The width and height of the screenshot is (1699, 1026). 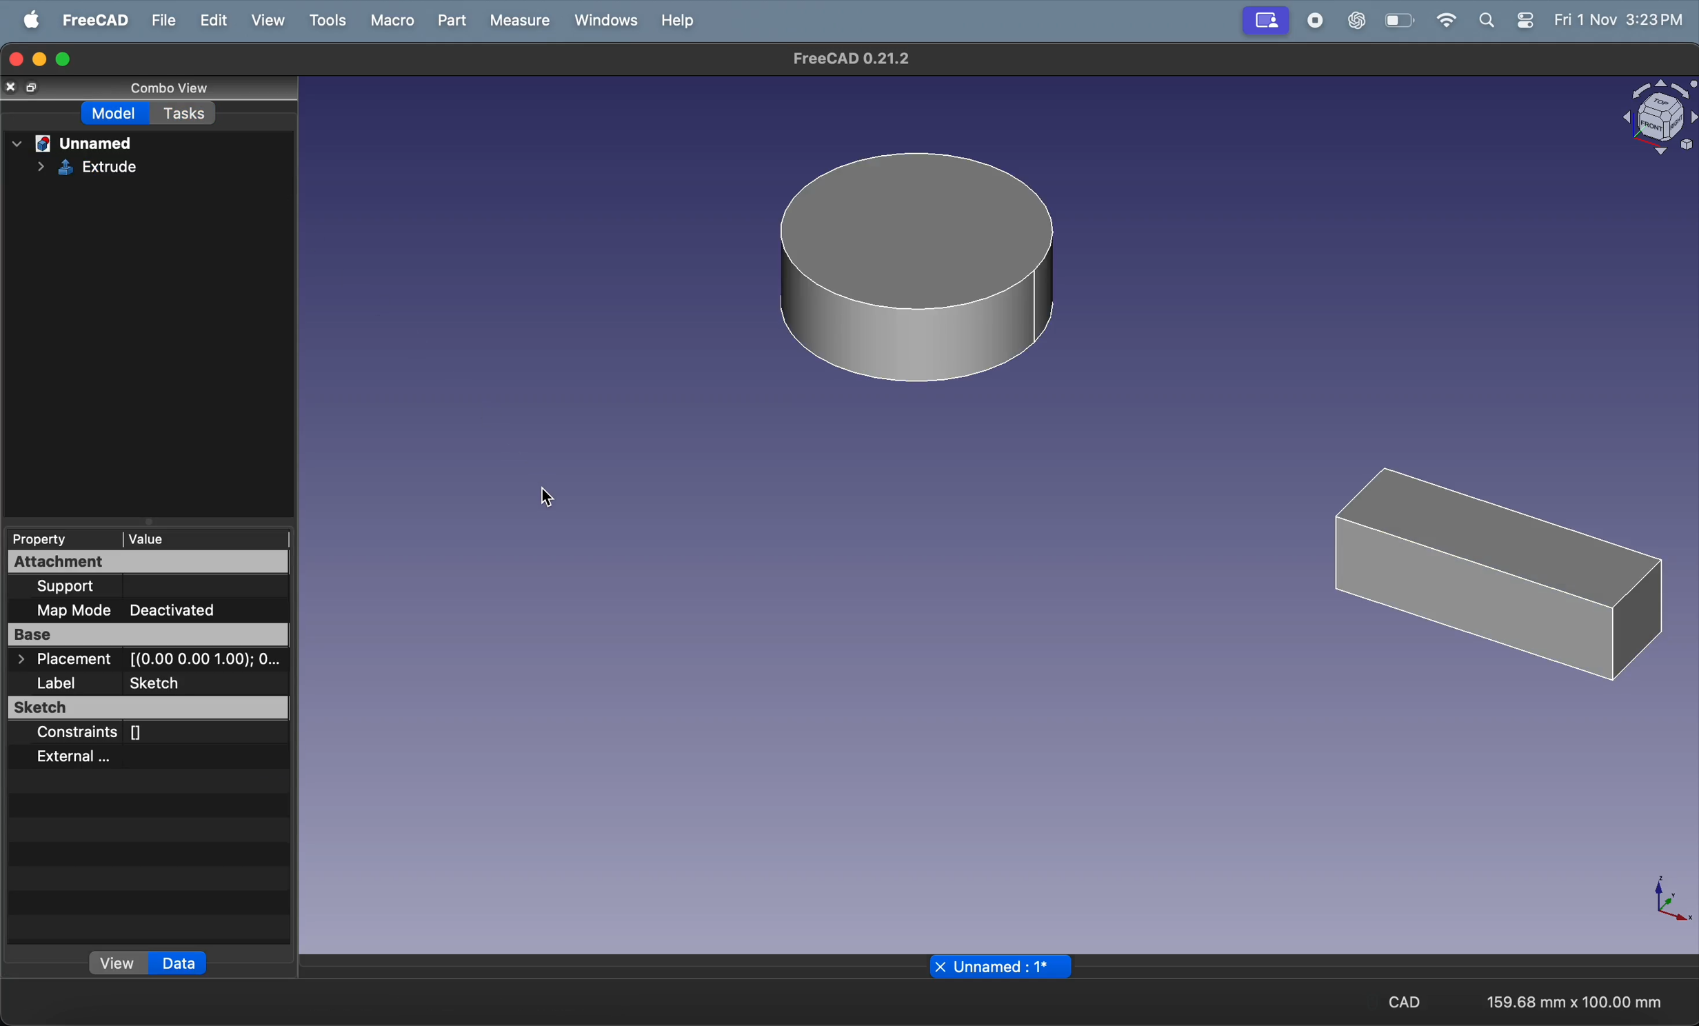 What do you see at coordinates (390, 19) in the screenshot?
I see `Marco` at bounding box center [390, 19].